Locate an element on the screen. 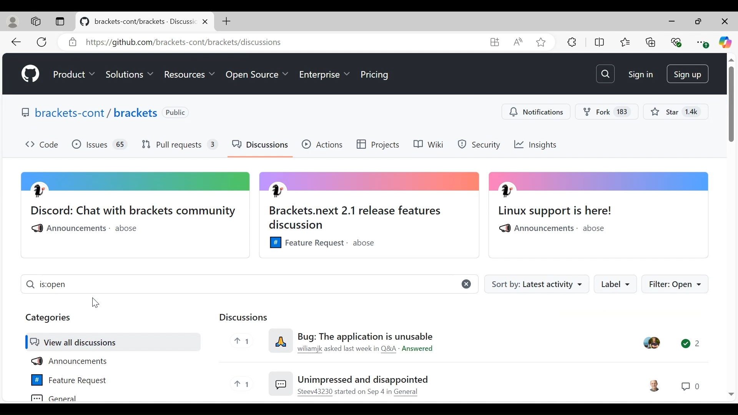 This screenshot has width=738, height=415. Security is located at coordinates (480, 145).